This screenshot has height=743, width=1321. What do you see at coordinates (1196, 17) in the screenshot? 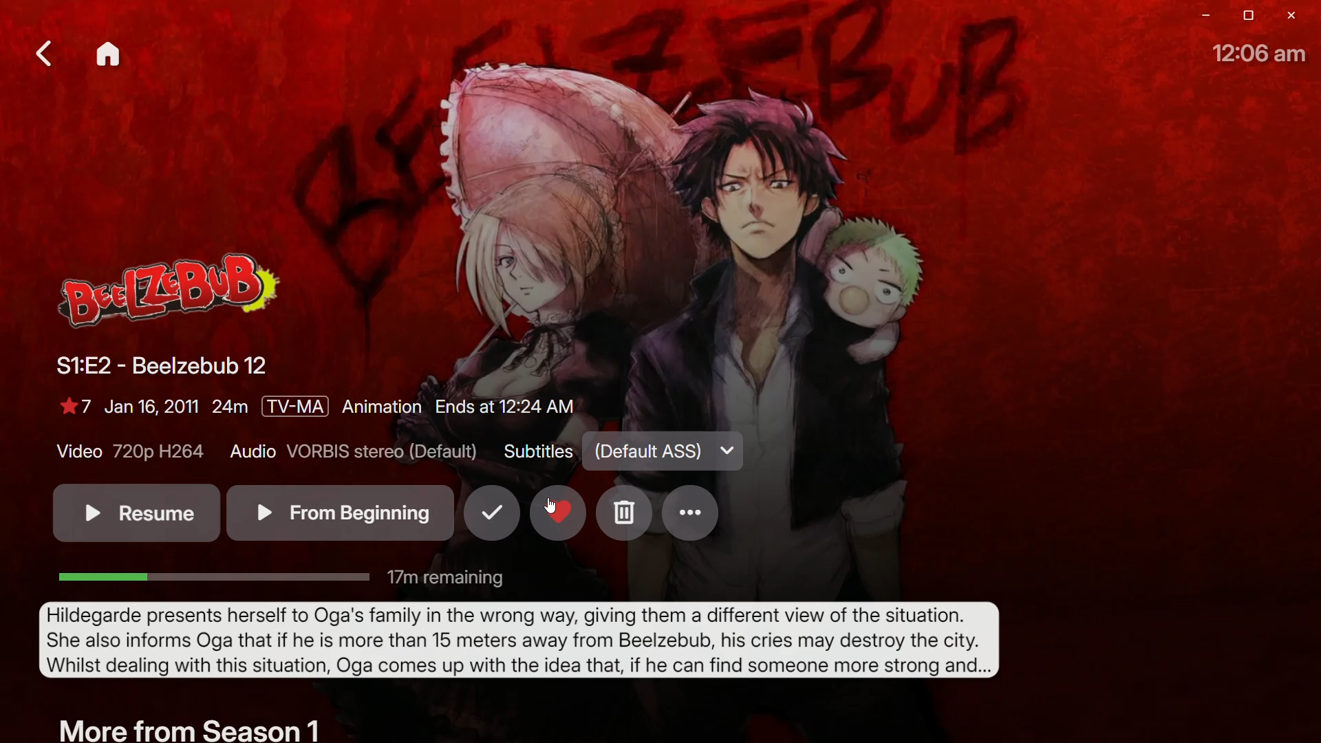
I see `minimize` at bounding box center [1196, 17].